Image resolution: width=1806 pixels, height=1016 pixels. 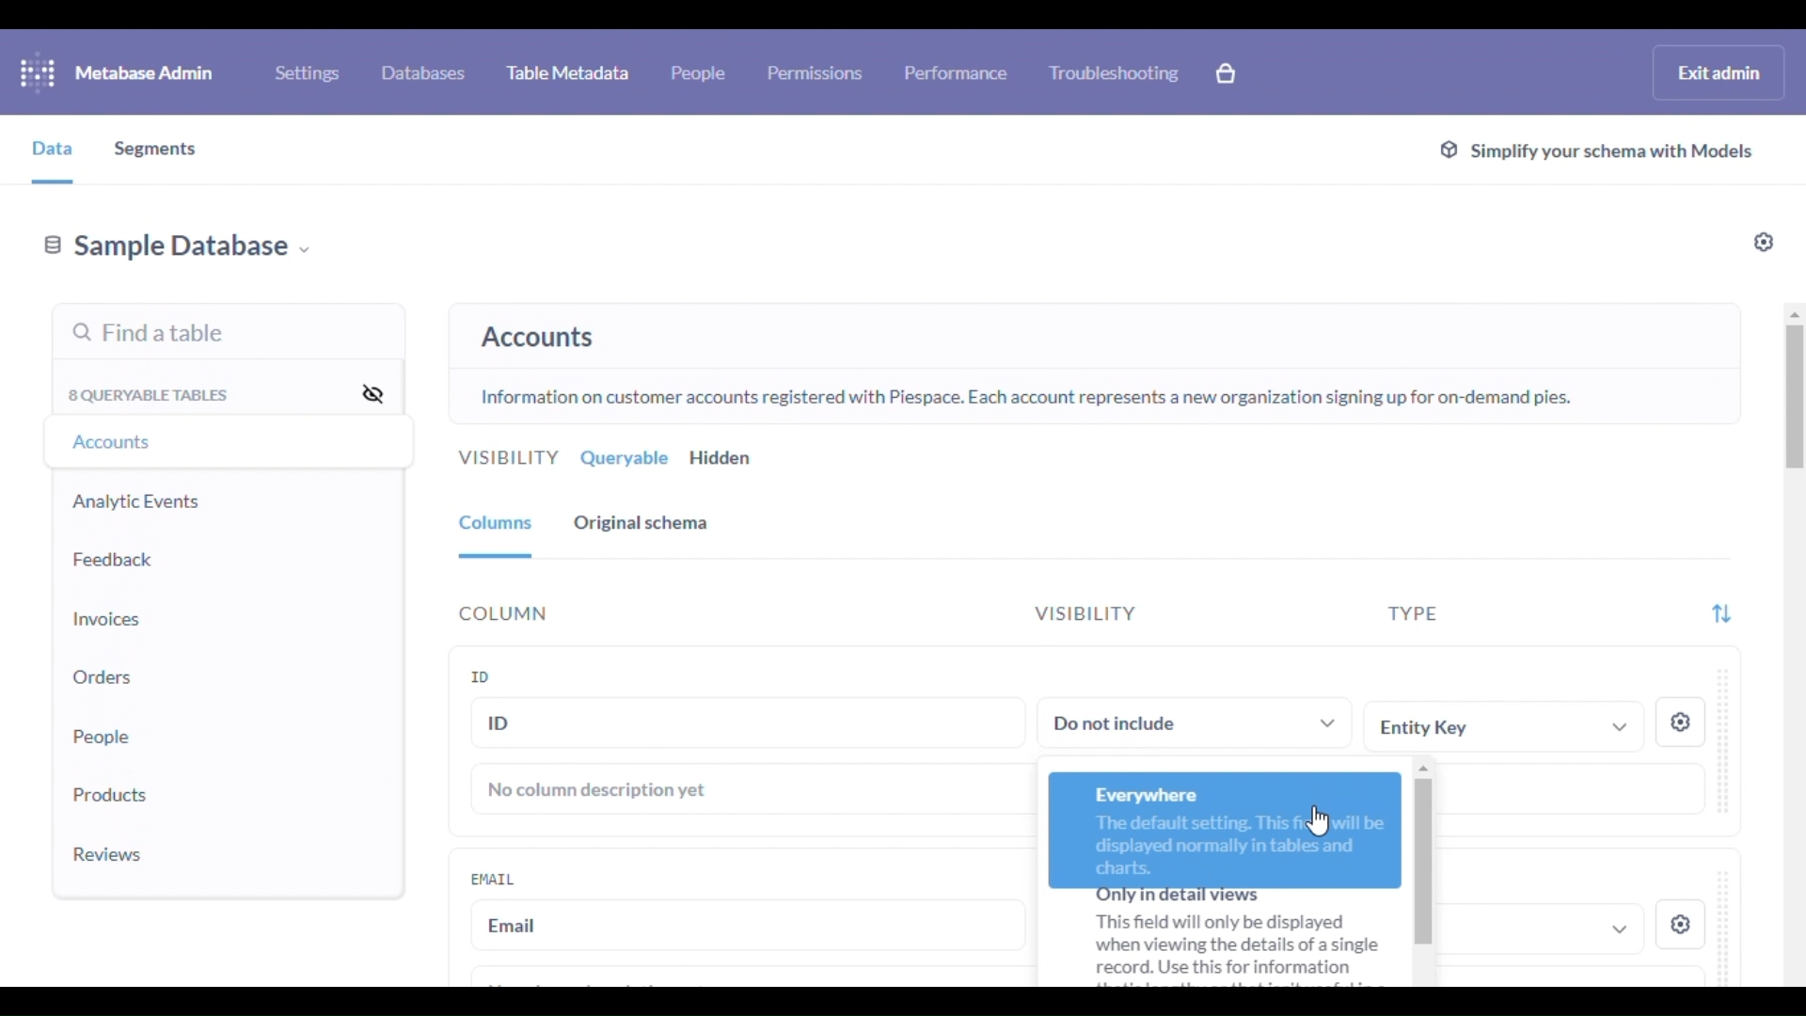 I want to click on type, so click(x=1413, y=614).